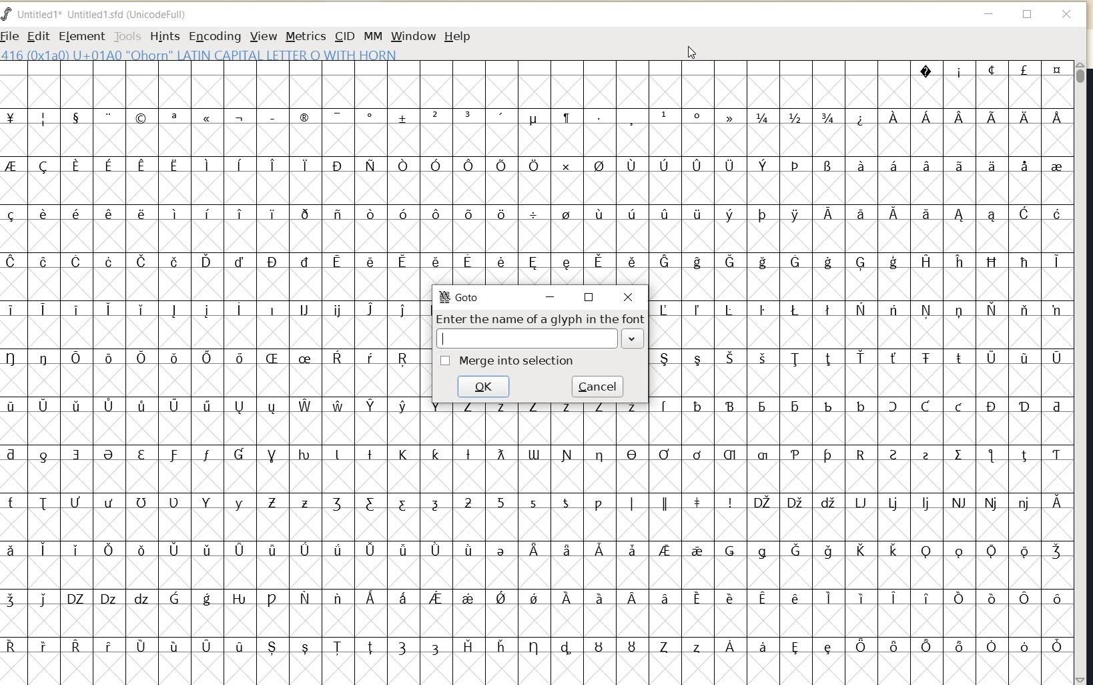 This screenshot has width=1093, height=685. I want to click on minimize, so click(551, 296).